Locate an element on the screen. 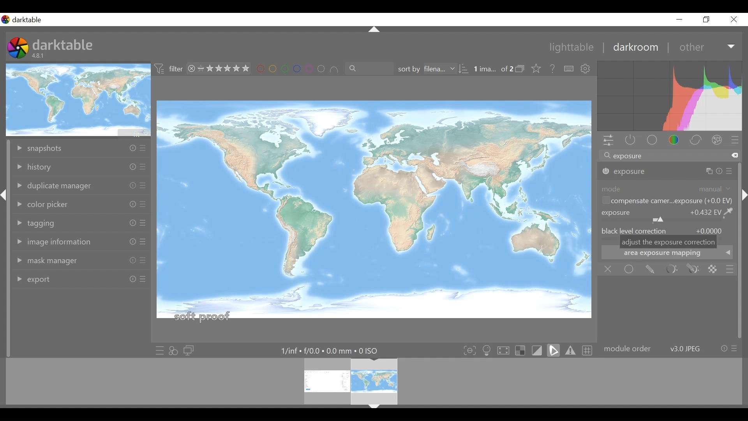 This screenshot has width=748, height=421.  is located at coordinates (712, 171).